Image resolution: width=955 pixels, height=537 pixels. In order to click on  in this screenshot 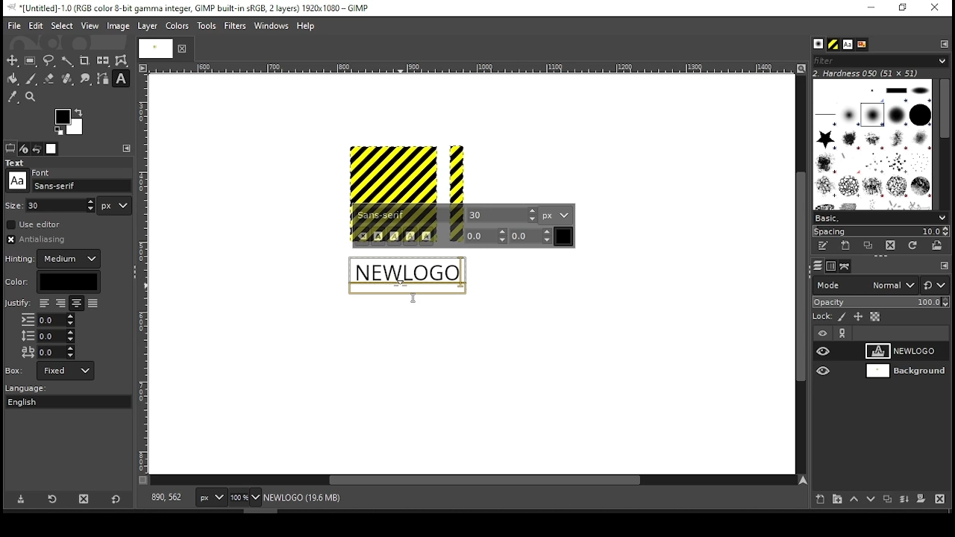, I will do `click(153, 48)`.